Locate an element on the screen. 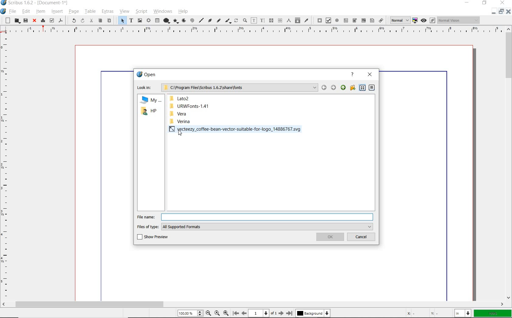 This screenshot has height=318, width=512. Normal is located at coordinates (398, 20).